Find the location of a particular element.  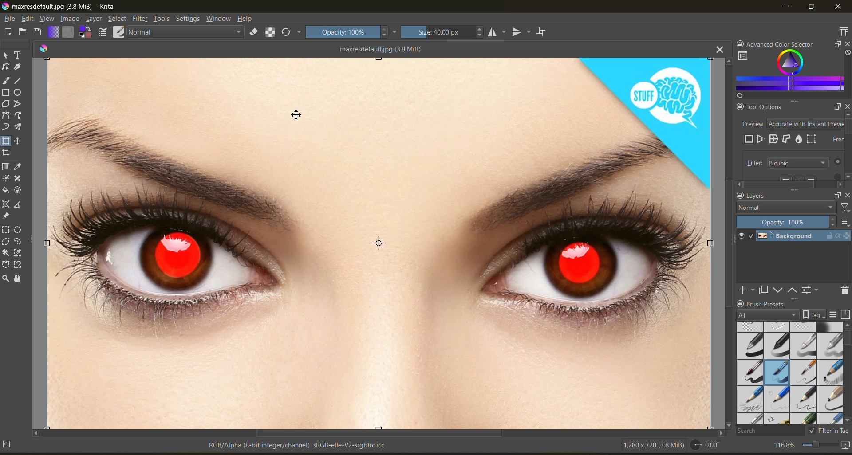

Scroll bar is located at coordinates (789, 183).